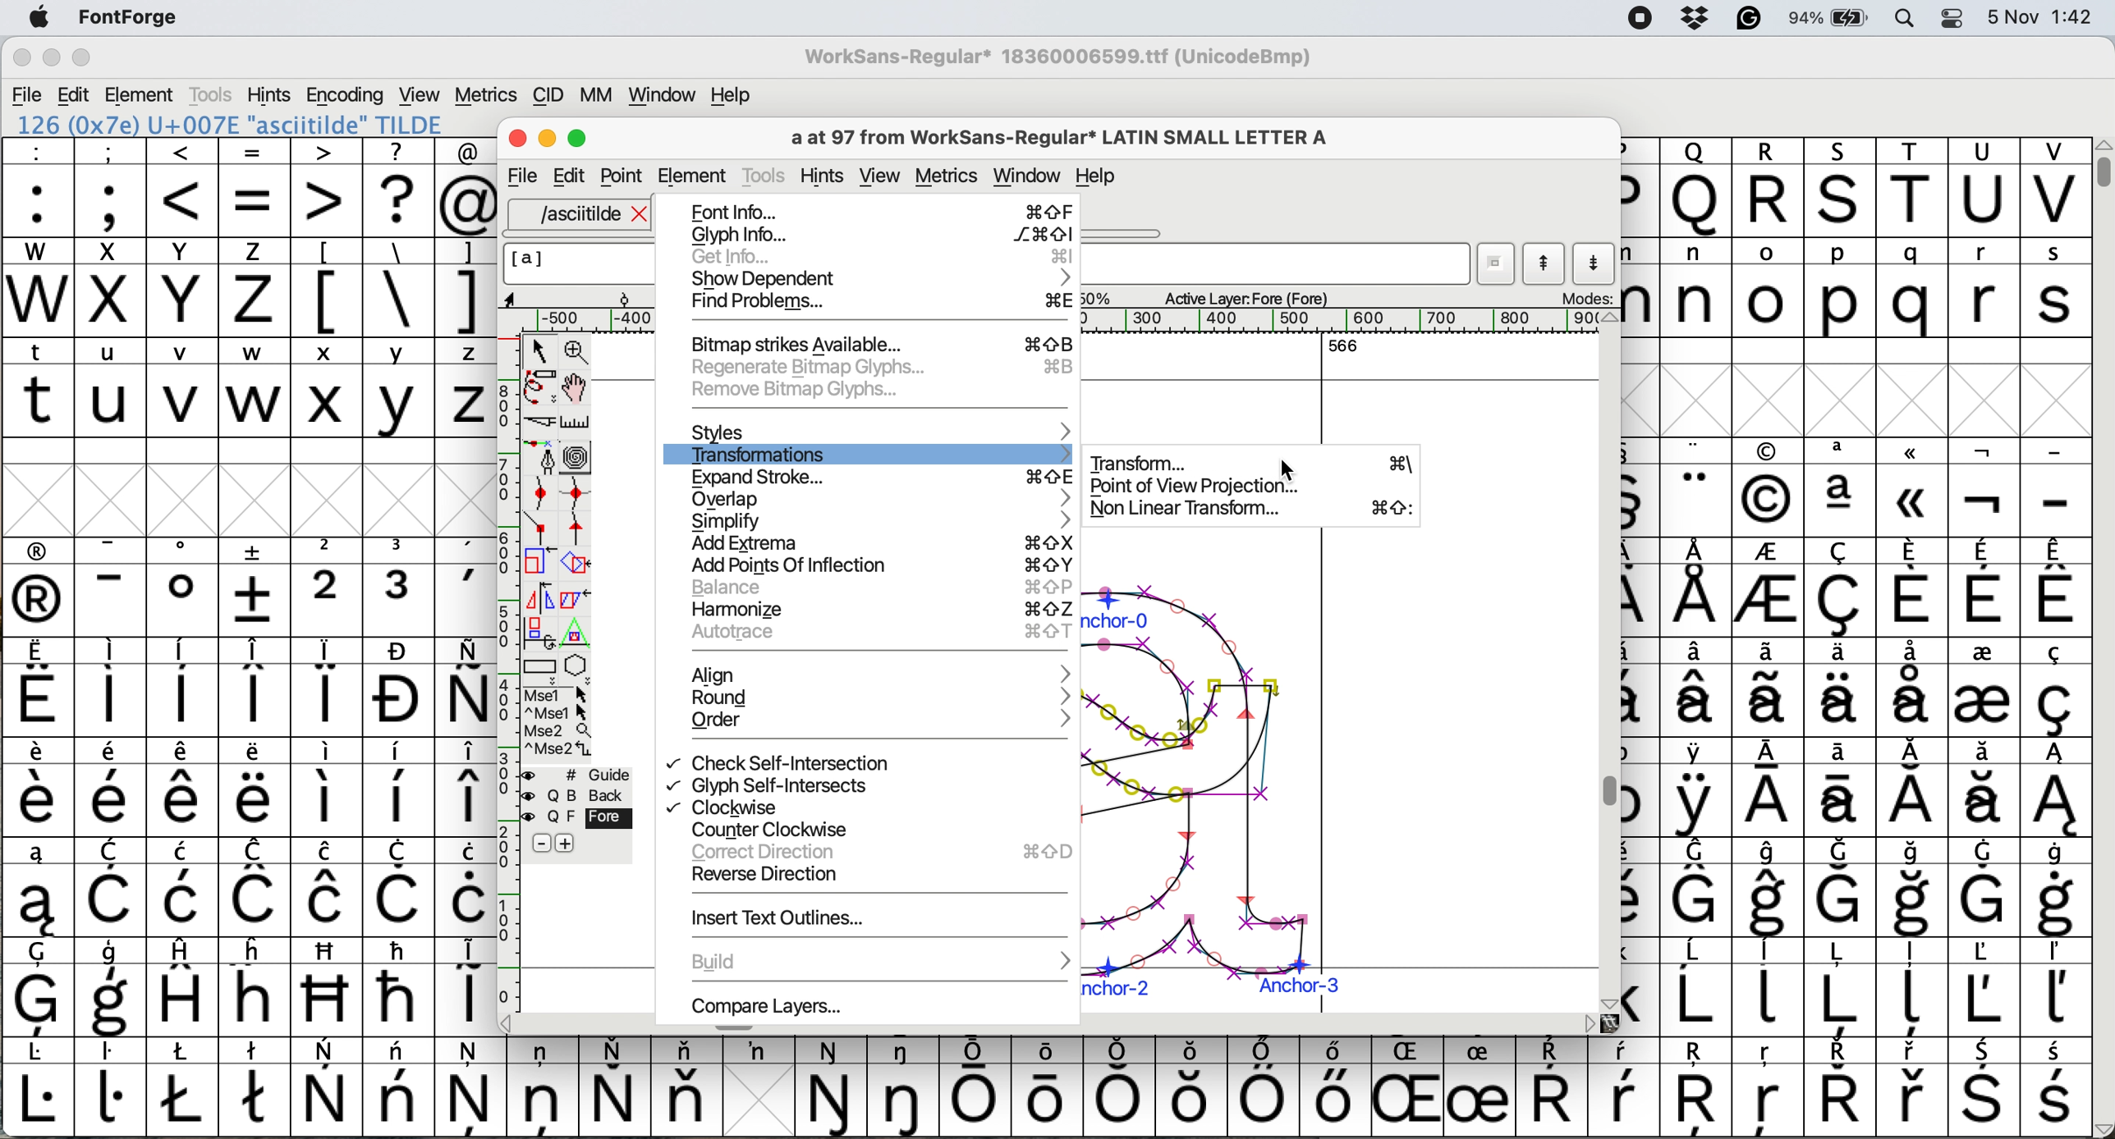 The height and width of the screenshot is (1139, 2115). Describe the element at coordinates (864, 876) in the screenshot. I see `reverse direction` at that location.